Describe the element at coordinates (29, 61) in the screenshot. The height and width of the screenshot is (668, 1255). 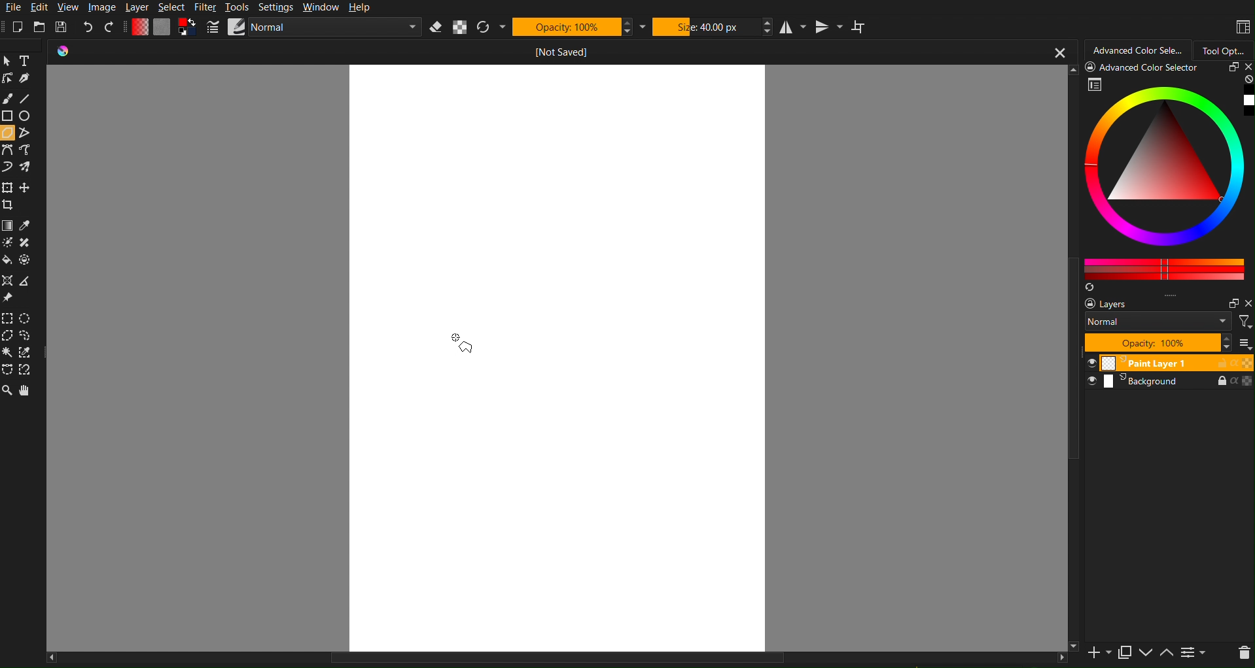
I see `Text` at that location.